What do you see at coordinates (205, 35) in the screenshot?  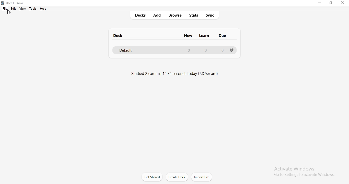 I see `learn` at bounding box center [205, 35].